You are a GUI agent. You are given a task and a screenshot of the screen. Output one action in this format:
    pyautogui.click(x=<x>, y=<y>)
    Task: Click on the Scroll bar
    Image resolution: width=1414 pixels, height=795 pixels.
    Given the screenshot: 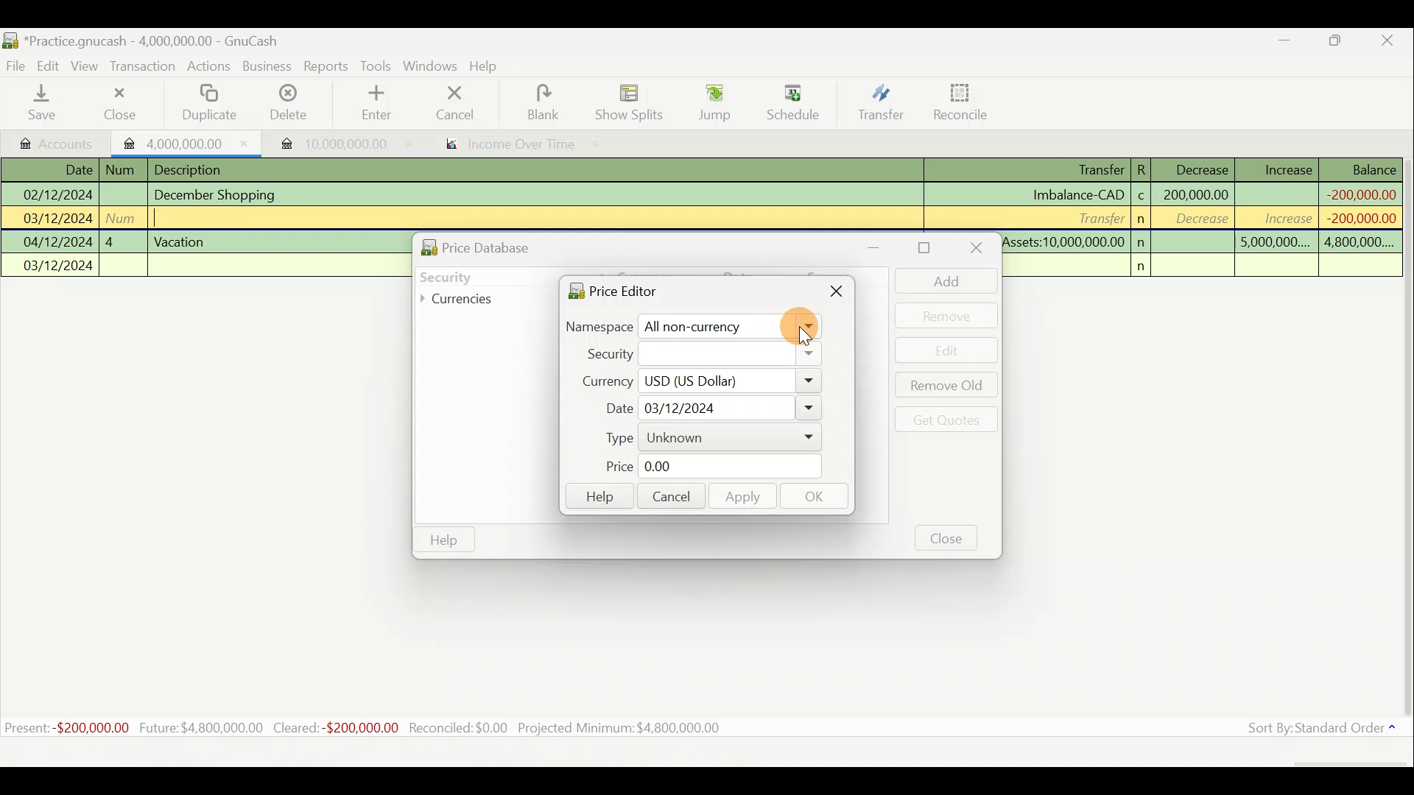 What is the action you would take?
    pyautogui.click(x=1405, y=441)
    